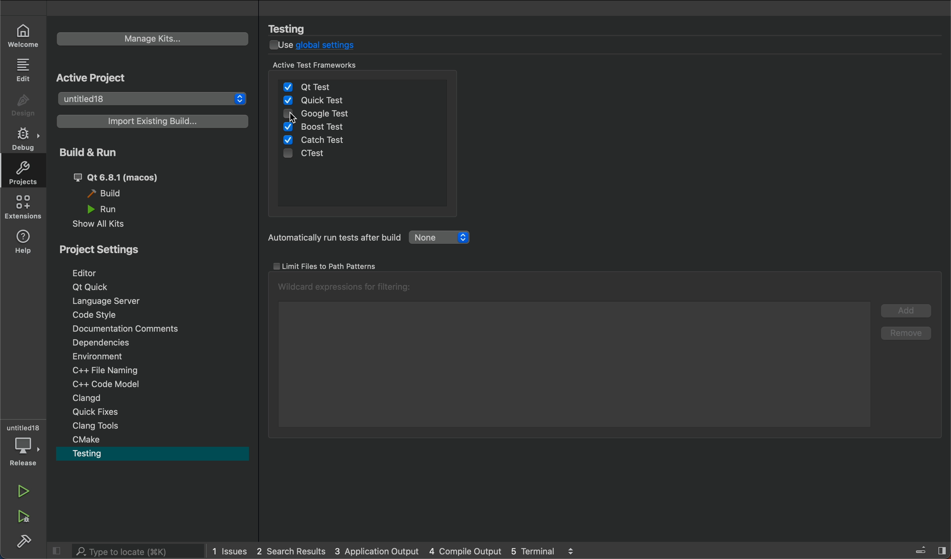 Image resolution: width=951 pixels, height=559 pixels. Describe the element at coordinates (153, 122) in the screenshot. I see `import build` at that location.